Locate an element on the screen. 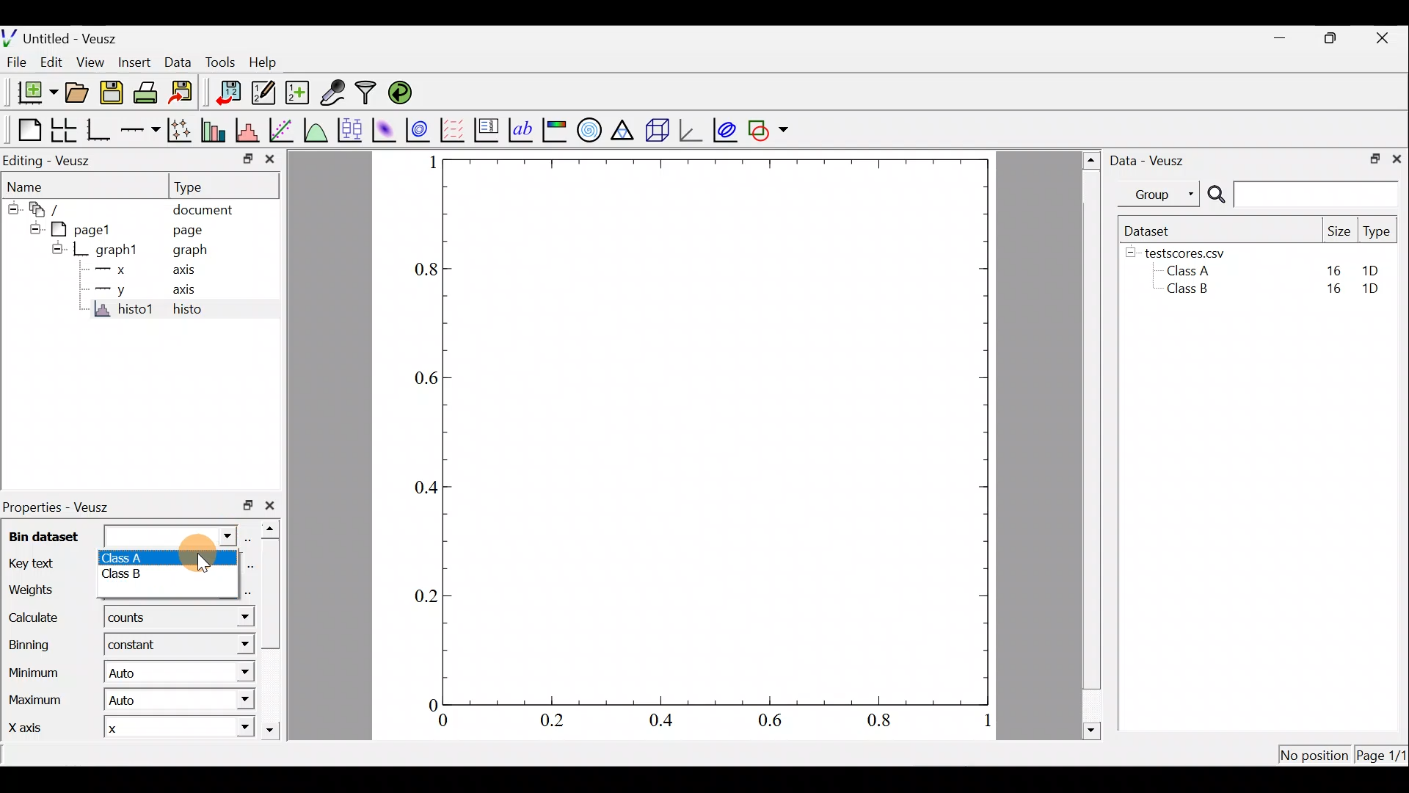 Image resolution: width=1409 pixels, height=793 pixels. Edit and enter new datasets is located at coordinates (261, 93).